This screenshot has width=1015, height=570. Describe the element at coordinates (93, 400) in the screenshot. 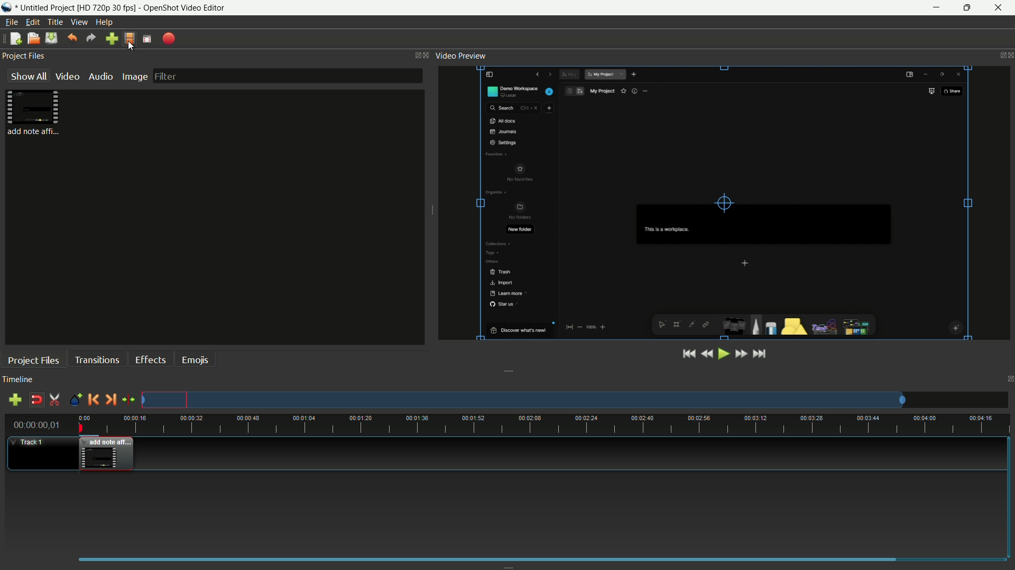

I see `previous marker` at that location.